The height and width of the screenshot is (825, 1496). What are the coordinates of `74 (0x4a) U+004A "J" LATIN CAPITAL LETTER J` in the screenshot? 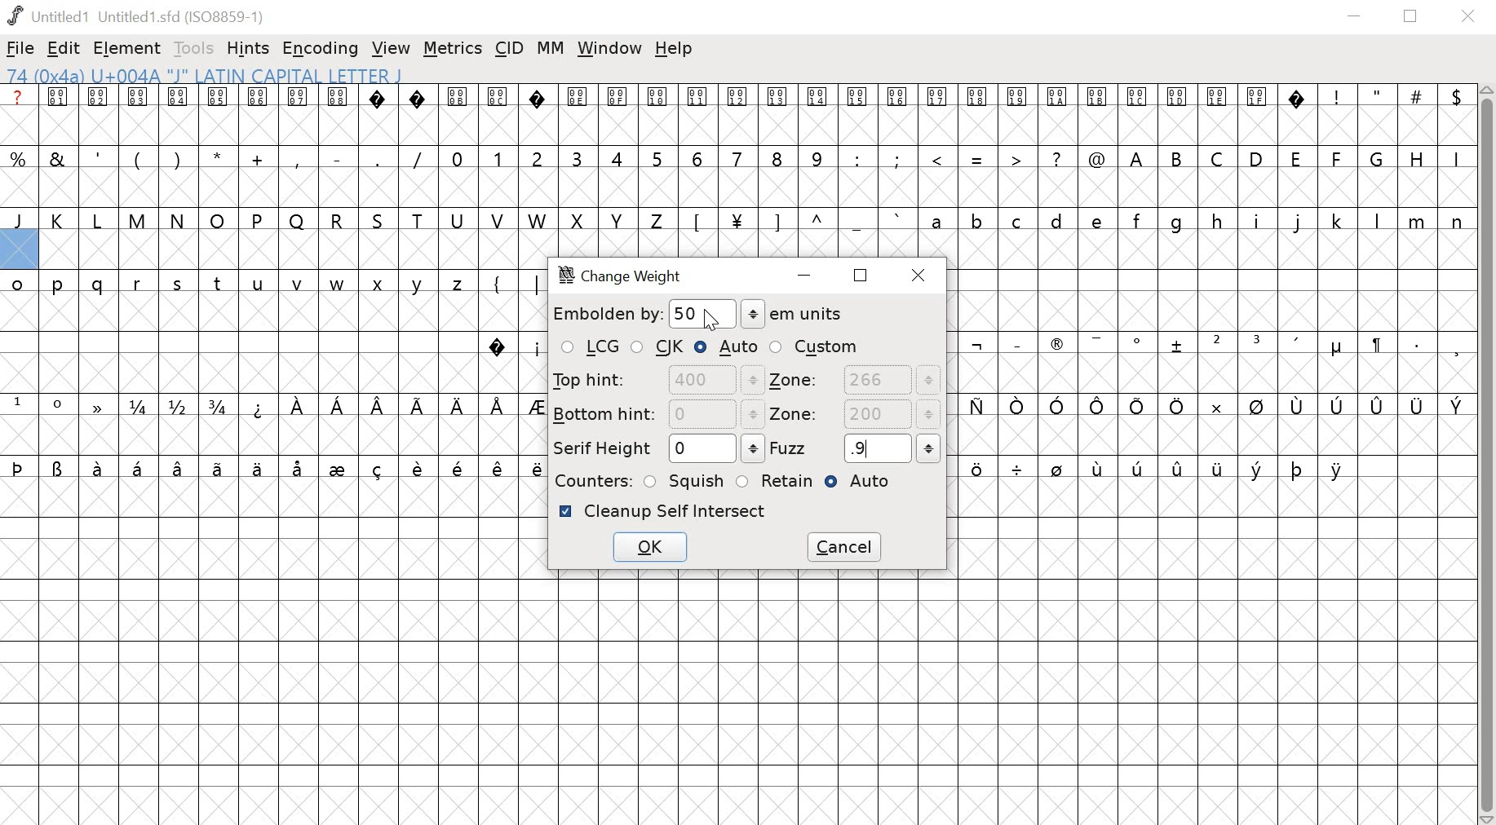 It's located at (308, 75).